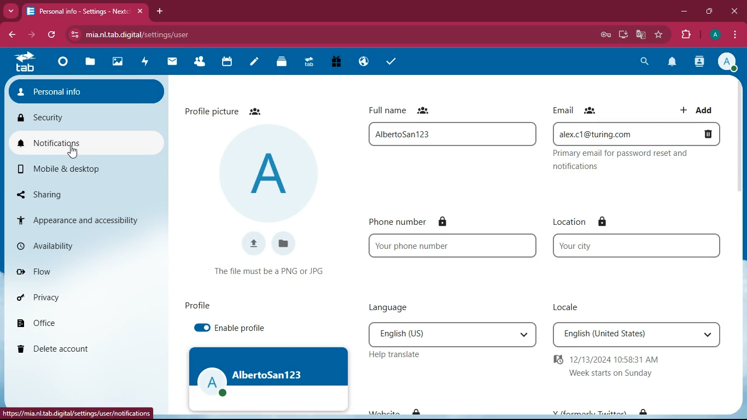 This screenshot has width=747, height=420. Describe the element at coordinates (567, 306) in the screenshot. I see `locale` at that location.